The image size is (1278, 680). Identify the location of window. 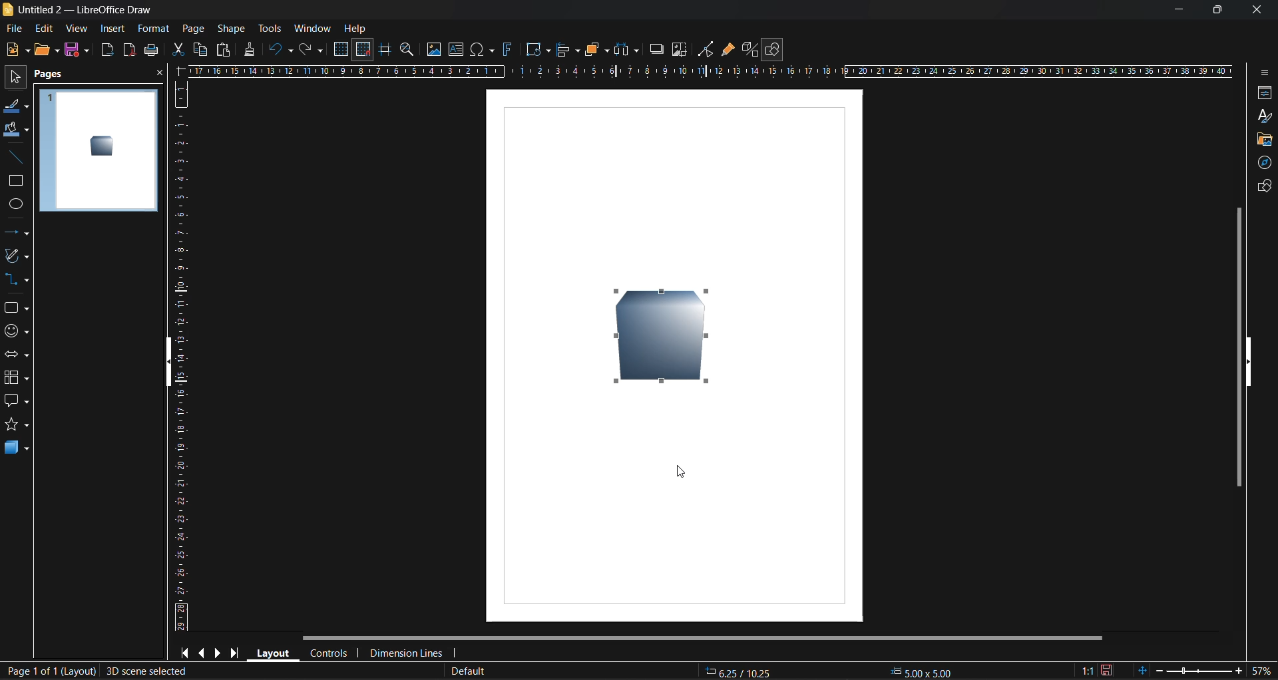
(312, 28).